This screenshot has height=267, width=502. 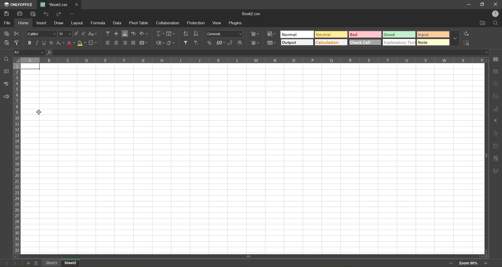 What do you see at coordinates (6, 83) in the screenshot?
I see `spell check` at bounding box center [6, 83].